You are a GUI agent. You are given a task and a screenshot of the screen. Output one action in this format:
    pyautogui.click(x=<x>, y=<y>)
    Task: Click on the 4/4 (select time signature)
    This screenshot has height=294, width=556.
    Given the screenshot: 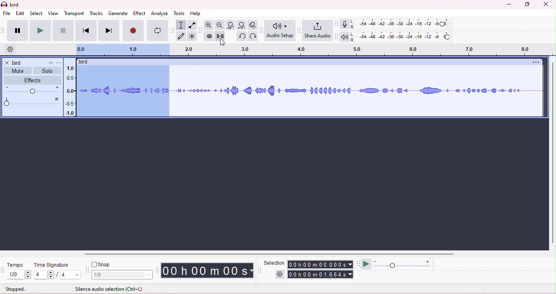 What is the action you would take?
    pyautogui.click(x=57, y=275)
    